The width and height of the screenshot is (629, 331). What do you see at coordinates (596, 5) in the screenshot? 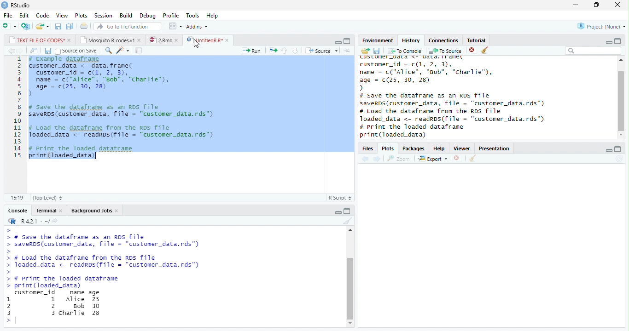
I see `restore` at bounding box center [596, 5].